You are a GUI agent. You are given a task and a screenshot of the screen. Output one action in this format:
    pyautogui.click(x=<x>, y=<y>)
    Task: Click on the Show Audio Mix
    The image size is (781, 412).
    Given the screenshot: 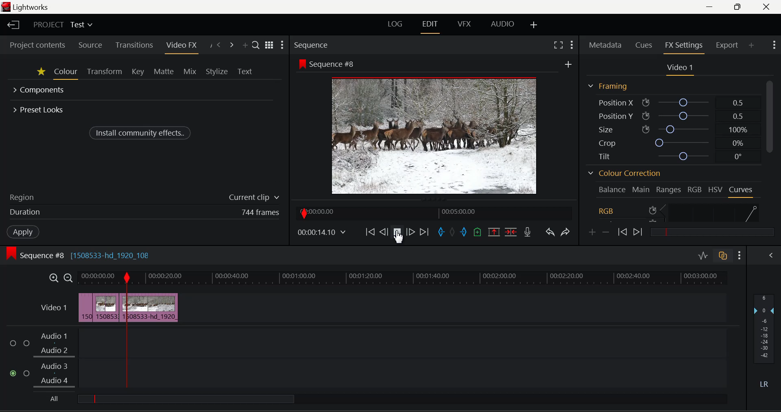 What is the action you would take?
    pyautogui.click(x=770, y=256)
    